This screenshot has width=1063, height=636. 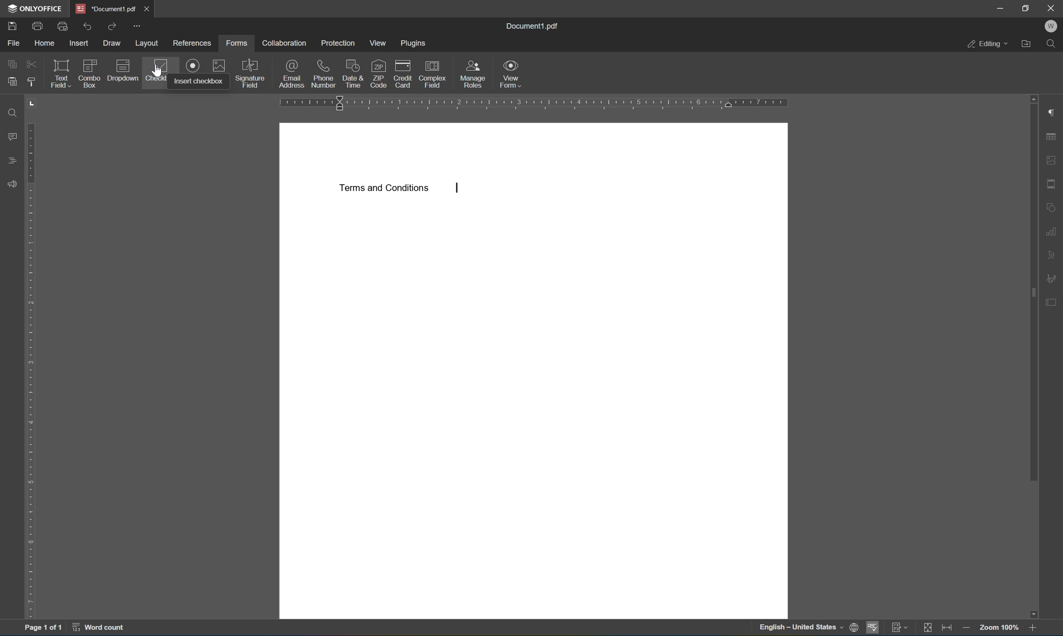 What do you see at coordinates (155, 70) in the screenshot?
I see `checkbox` at bounding box center [155, 70].